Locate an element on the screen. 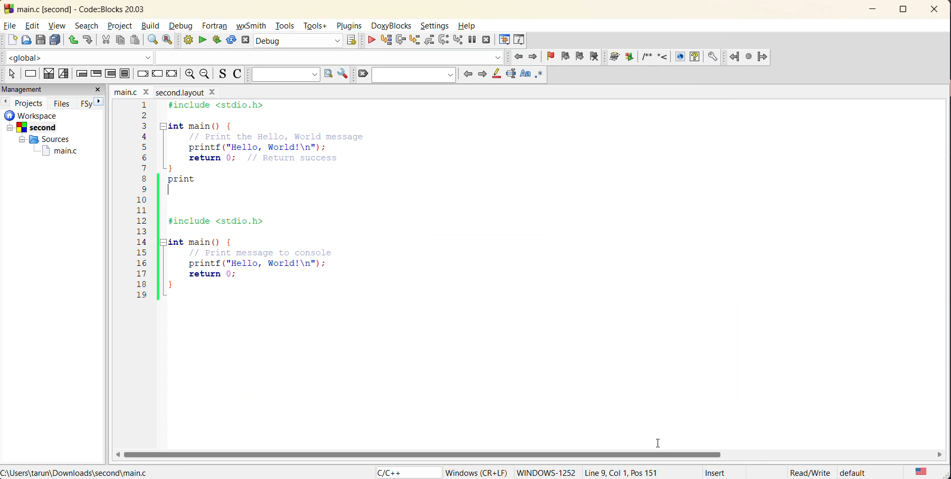 This screenshot has height=479, width=951. undo is located at coordinates (71, 39).